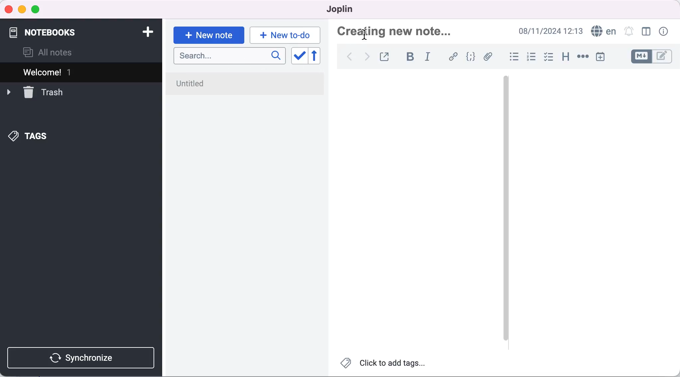 This screenshot has width=680, height=377. What do you see at coordinates (384, 365) in the screenshot?
I see `click to add tags` at bounding box center [384, 365].